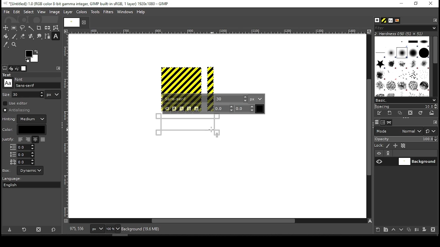  What do you see at coordinates (216, 32) in the screenshot?
I see `` at bounding box center [216, 32].